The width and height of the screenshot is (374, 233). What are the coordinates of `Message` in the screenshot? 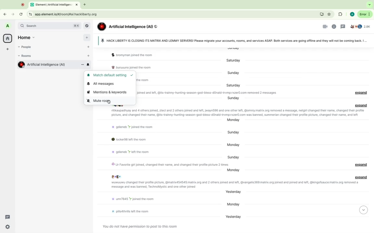 It's located at (128, 140).